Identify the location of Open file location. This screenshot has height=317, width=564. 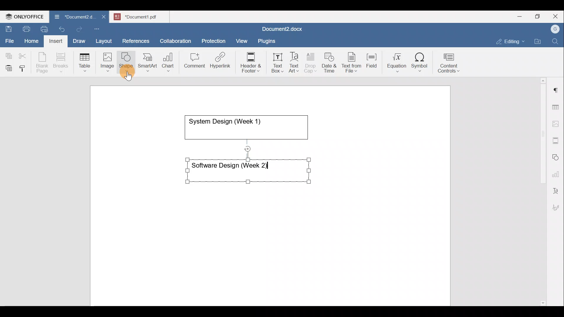
(539, 42).